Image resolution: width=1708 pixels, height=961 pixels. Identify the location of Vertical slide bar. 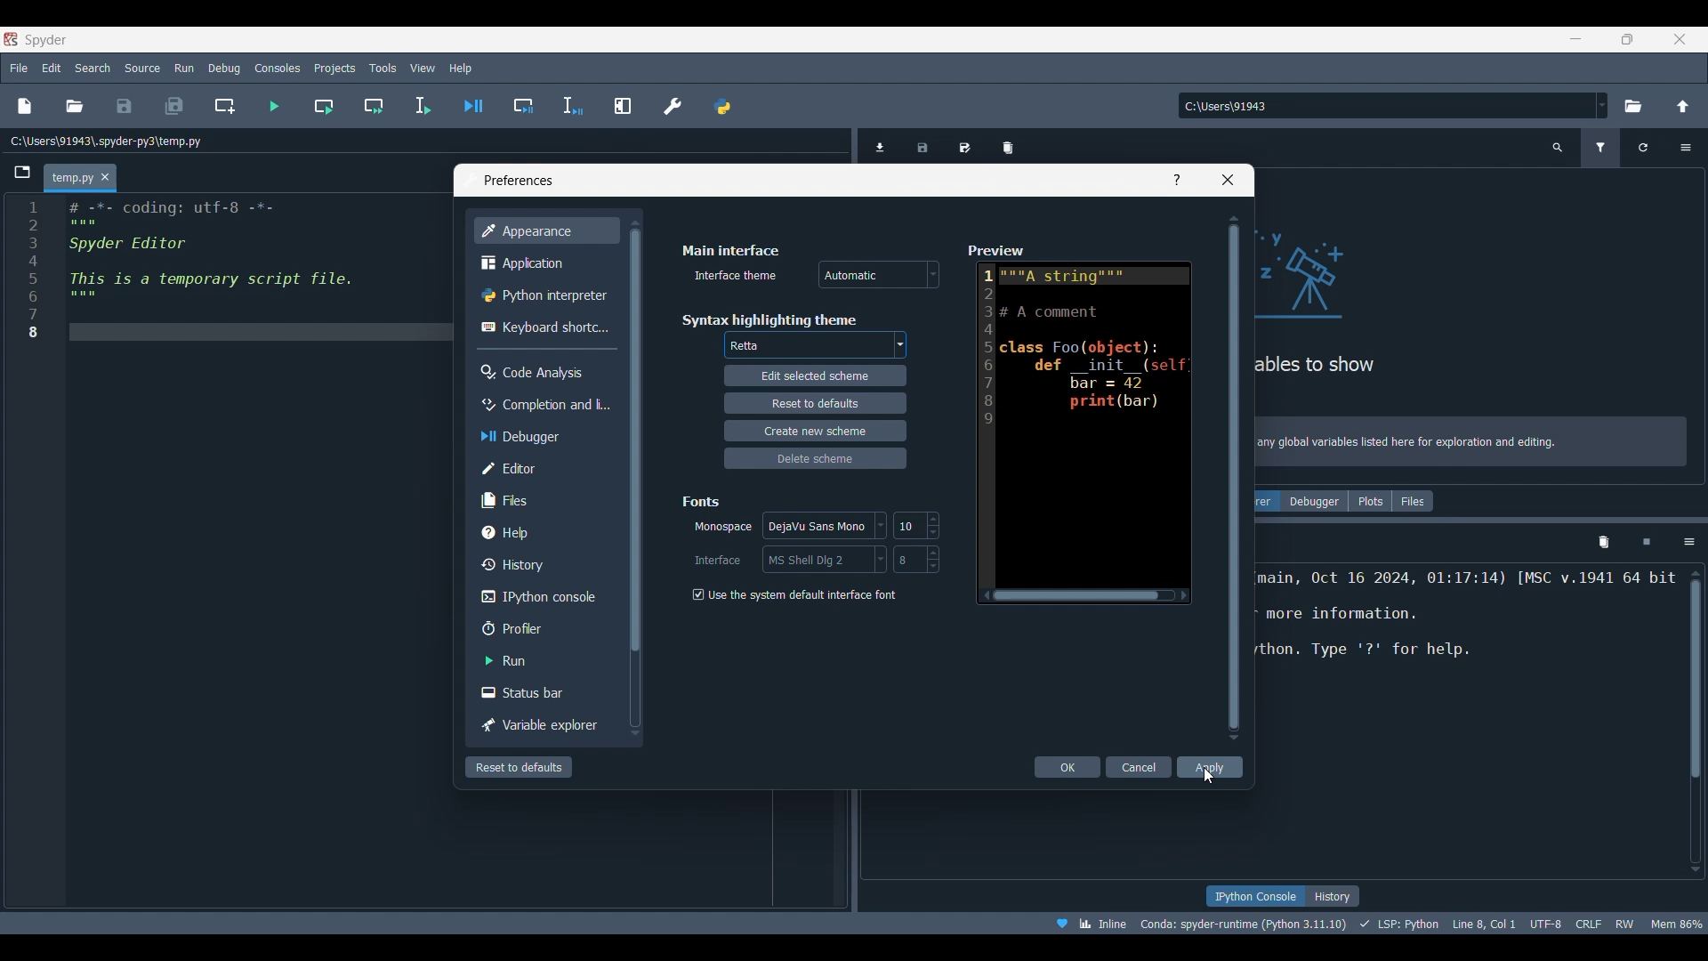
(1234, 477).